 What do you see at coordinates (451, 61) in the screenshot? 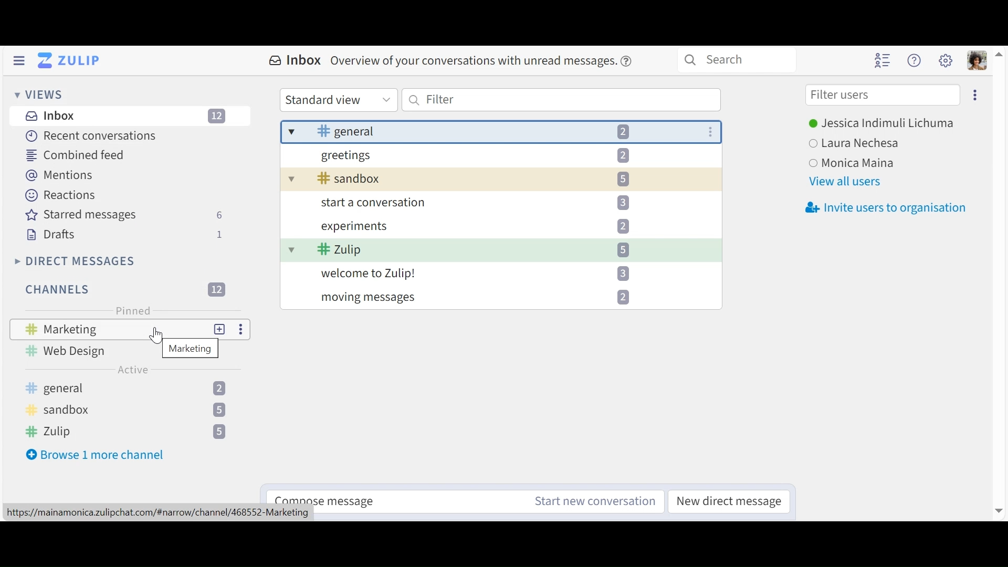
I see `Inbox` at bounding box center [451, 61].